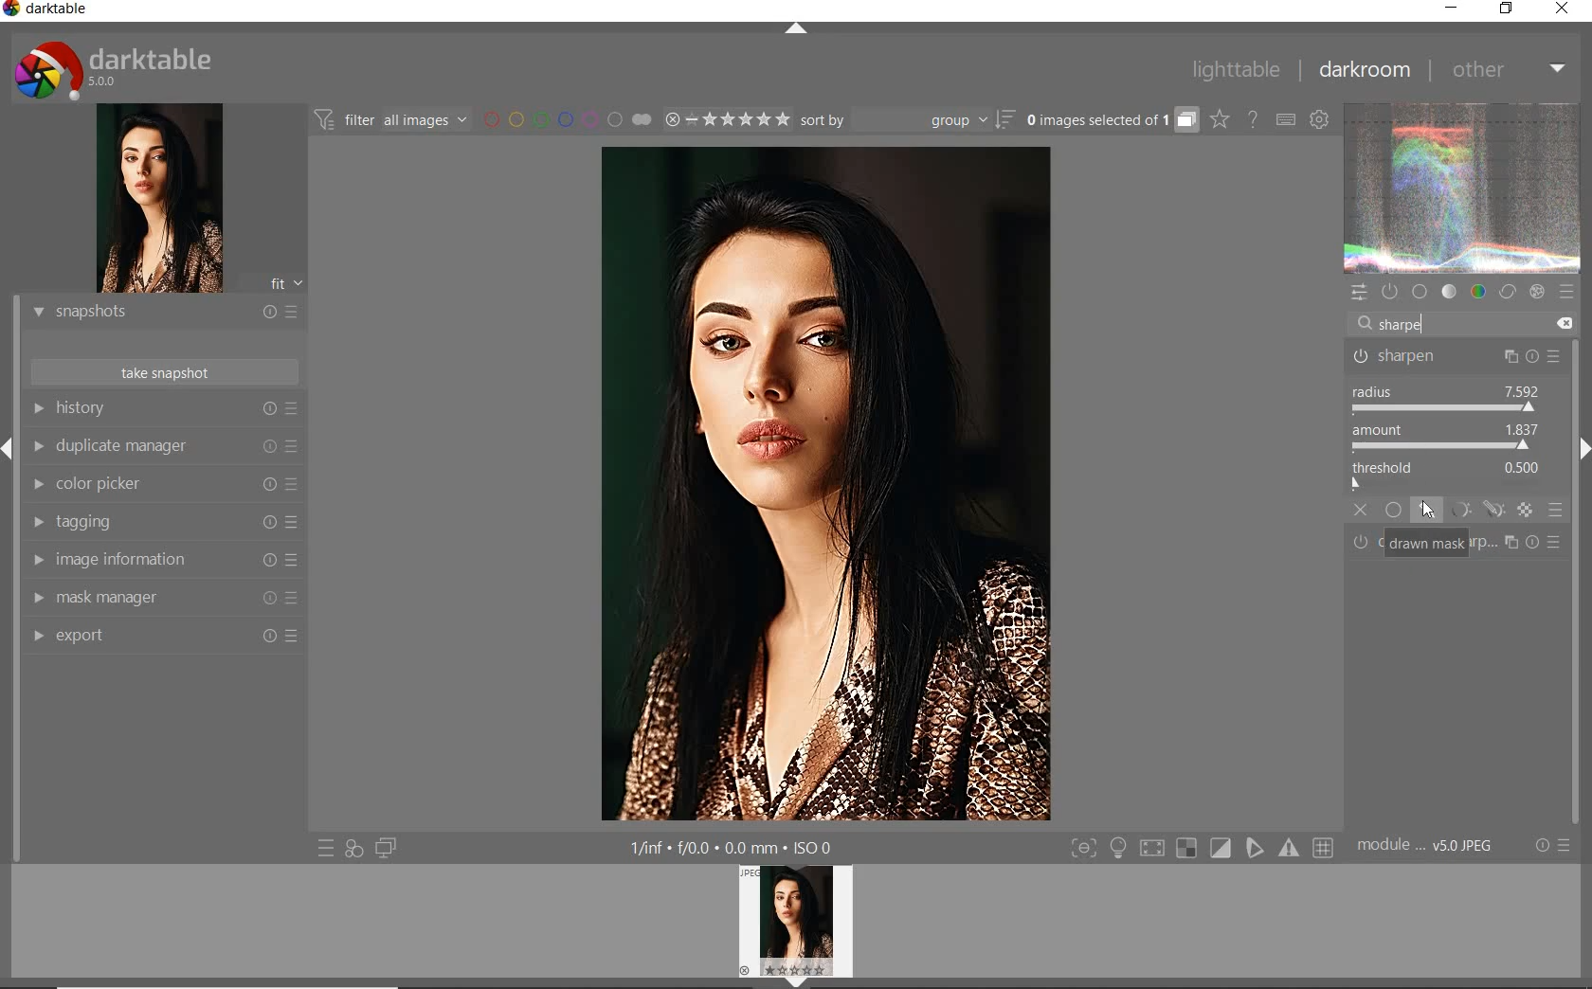  Describe the element at coordinates (352, 850) in the screenshot. I see `quick access for applying any of your styles` at that location.